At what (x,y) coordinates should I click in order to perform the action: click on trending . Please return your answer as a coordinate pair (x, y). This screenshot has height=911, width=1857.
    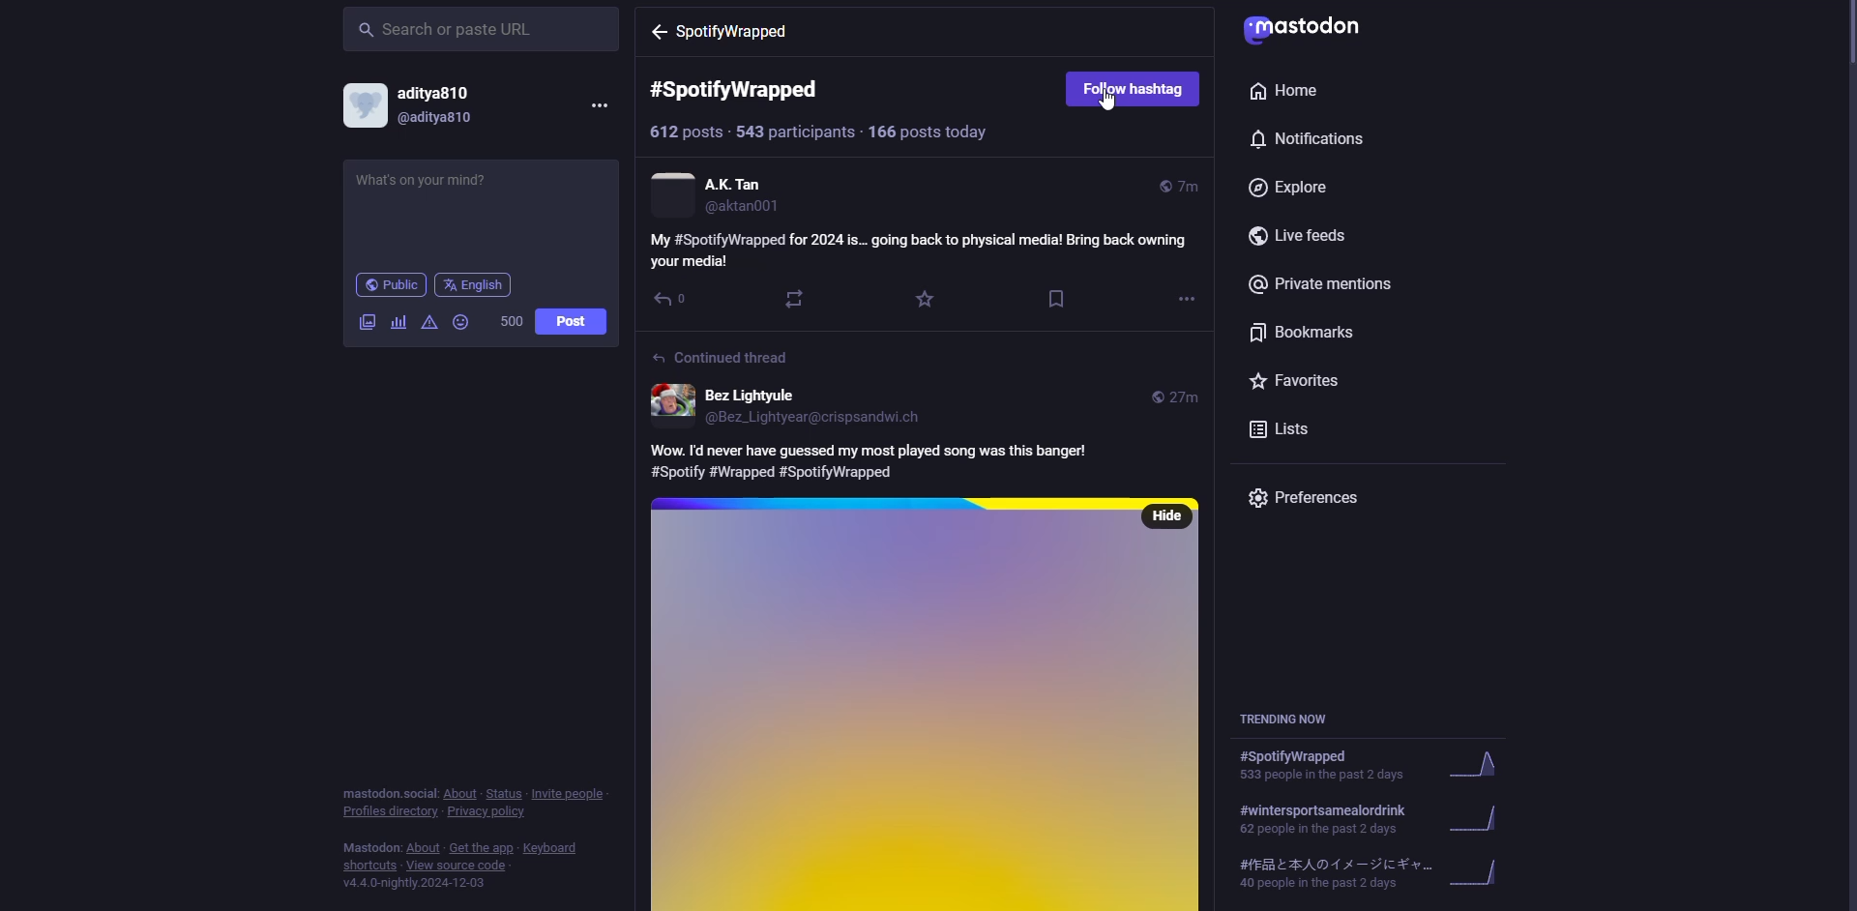
    Looking at the image, I should click on (1291, 719).